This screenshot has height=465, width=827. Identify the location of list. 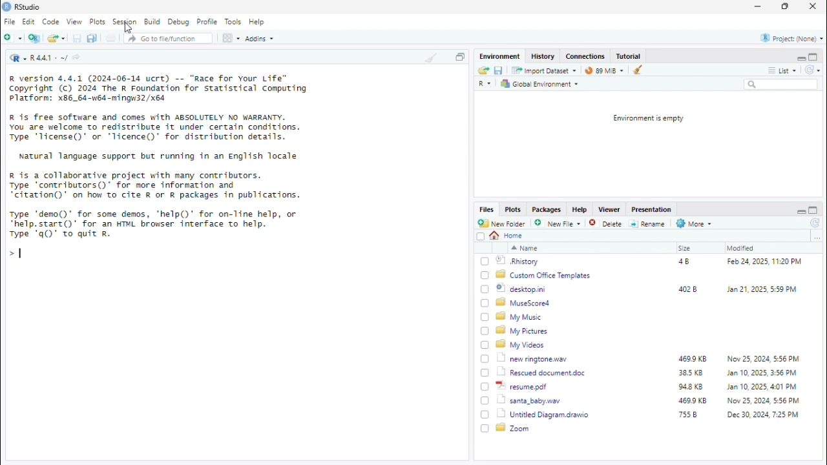
(790, 70).